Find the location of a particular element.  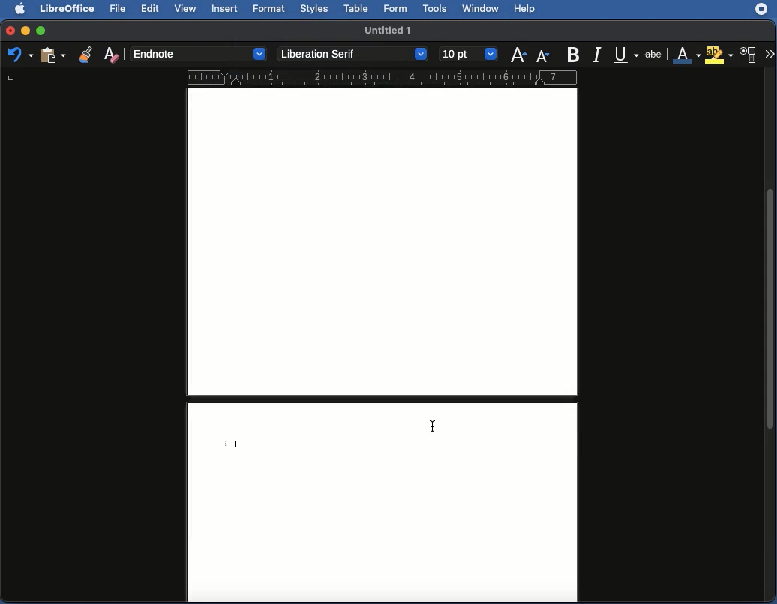

cursor is located at coordinates (432, 429).